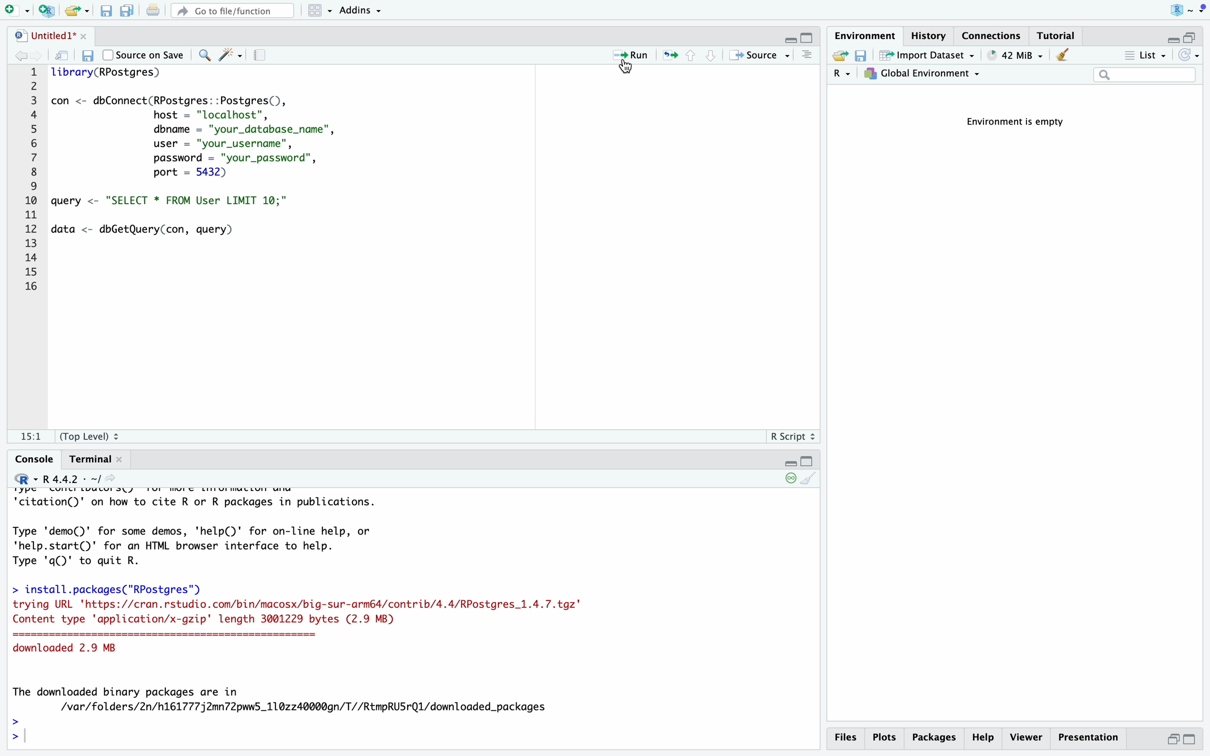 The image size is (1210, 756). What do you see at coordinates (1196, 740) in the screenshot?
I see `maximize` at bounding box center [1196, 740].